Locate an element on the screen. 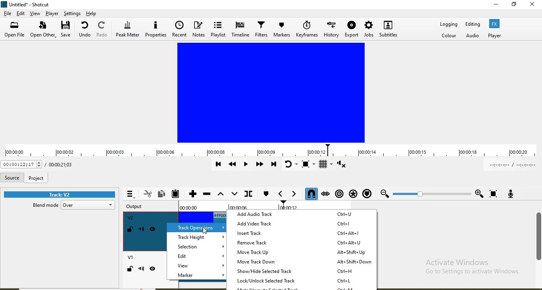 The image size is (542, 290). Mute is located at coordinates (142, 229).